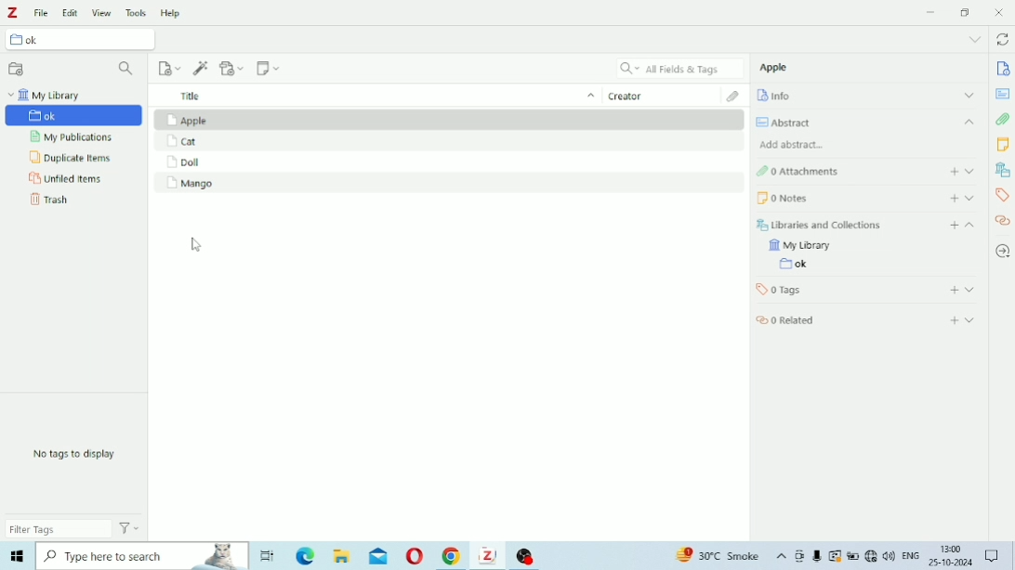 The image size is (1015, 570). I want to click on Locate, so click(1003, 252).